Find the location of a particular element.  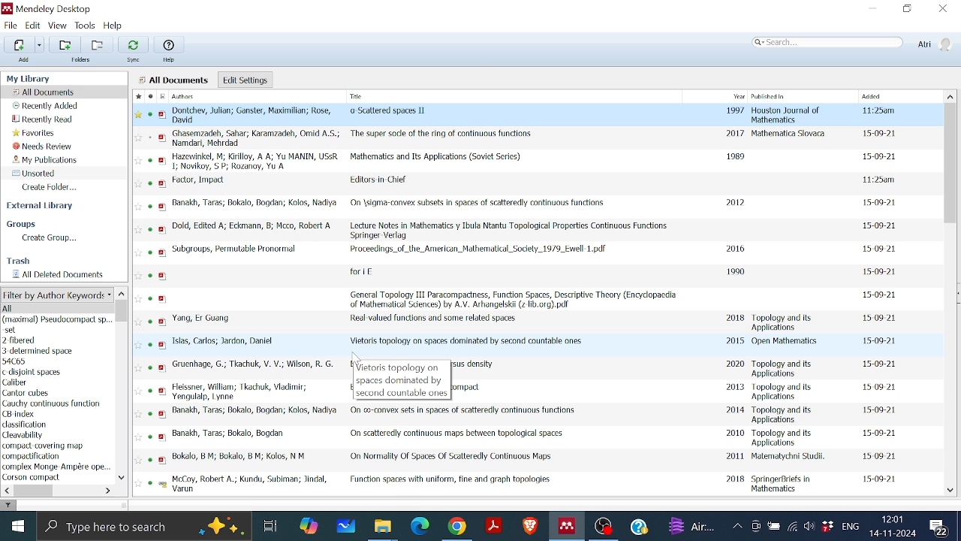

COpilot is located at coordinates (308, 526).